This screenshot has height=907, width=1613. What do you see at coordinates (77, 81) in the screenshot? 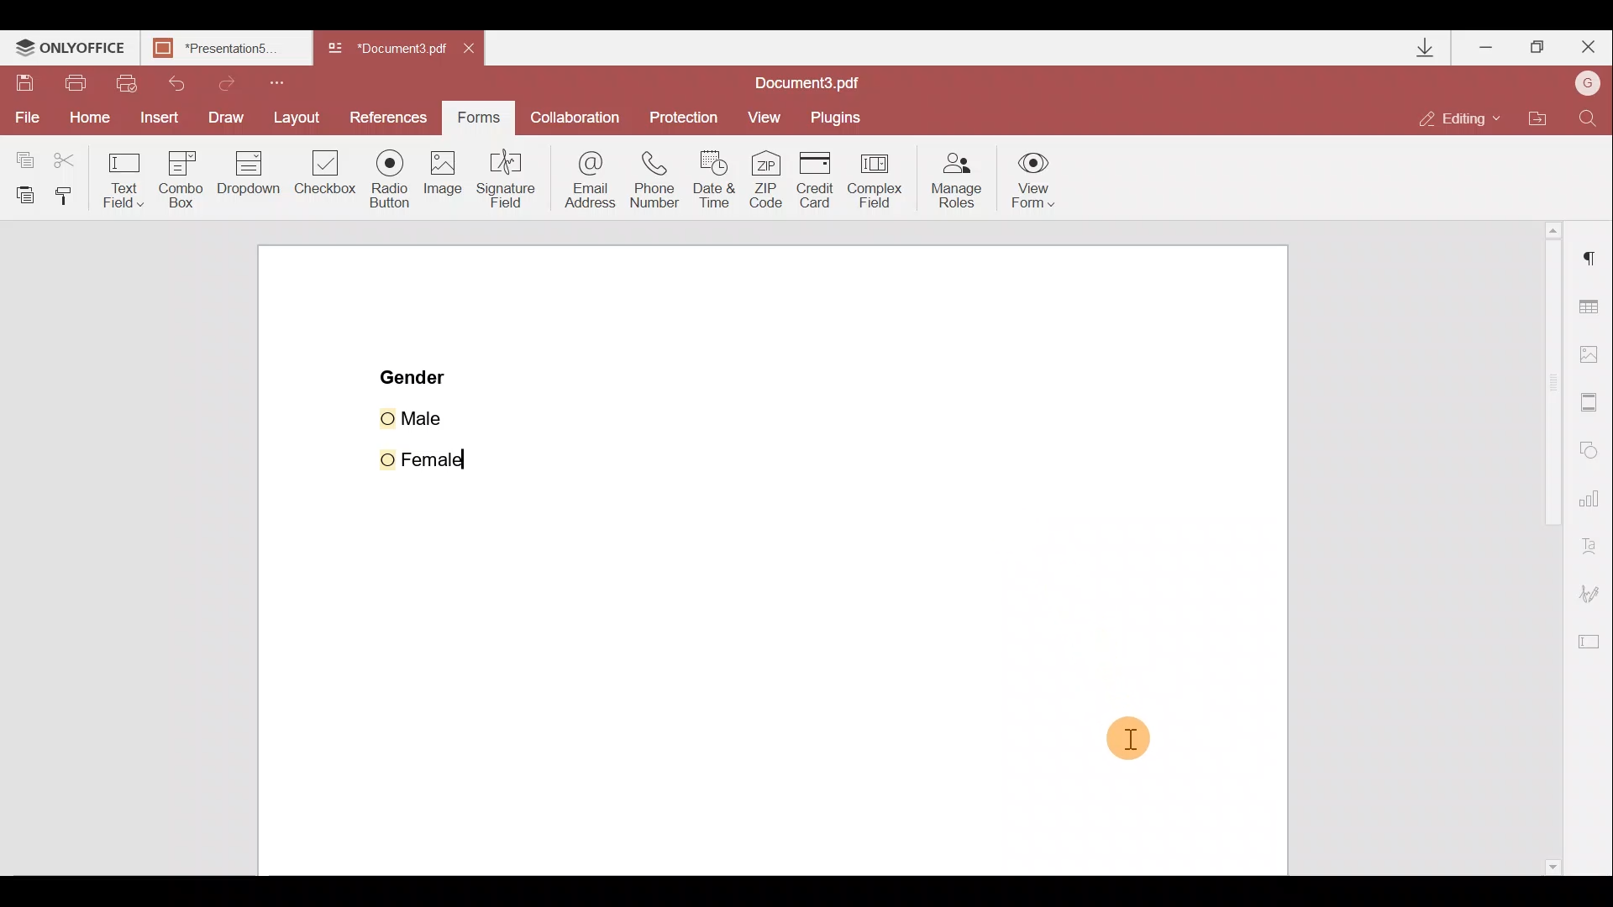
I see `Print file` at bounding box center [77, 81].